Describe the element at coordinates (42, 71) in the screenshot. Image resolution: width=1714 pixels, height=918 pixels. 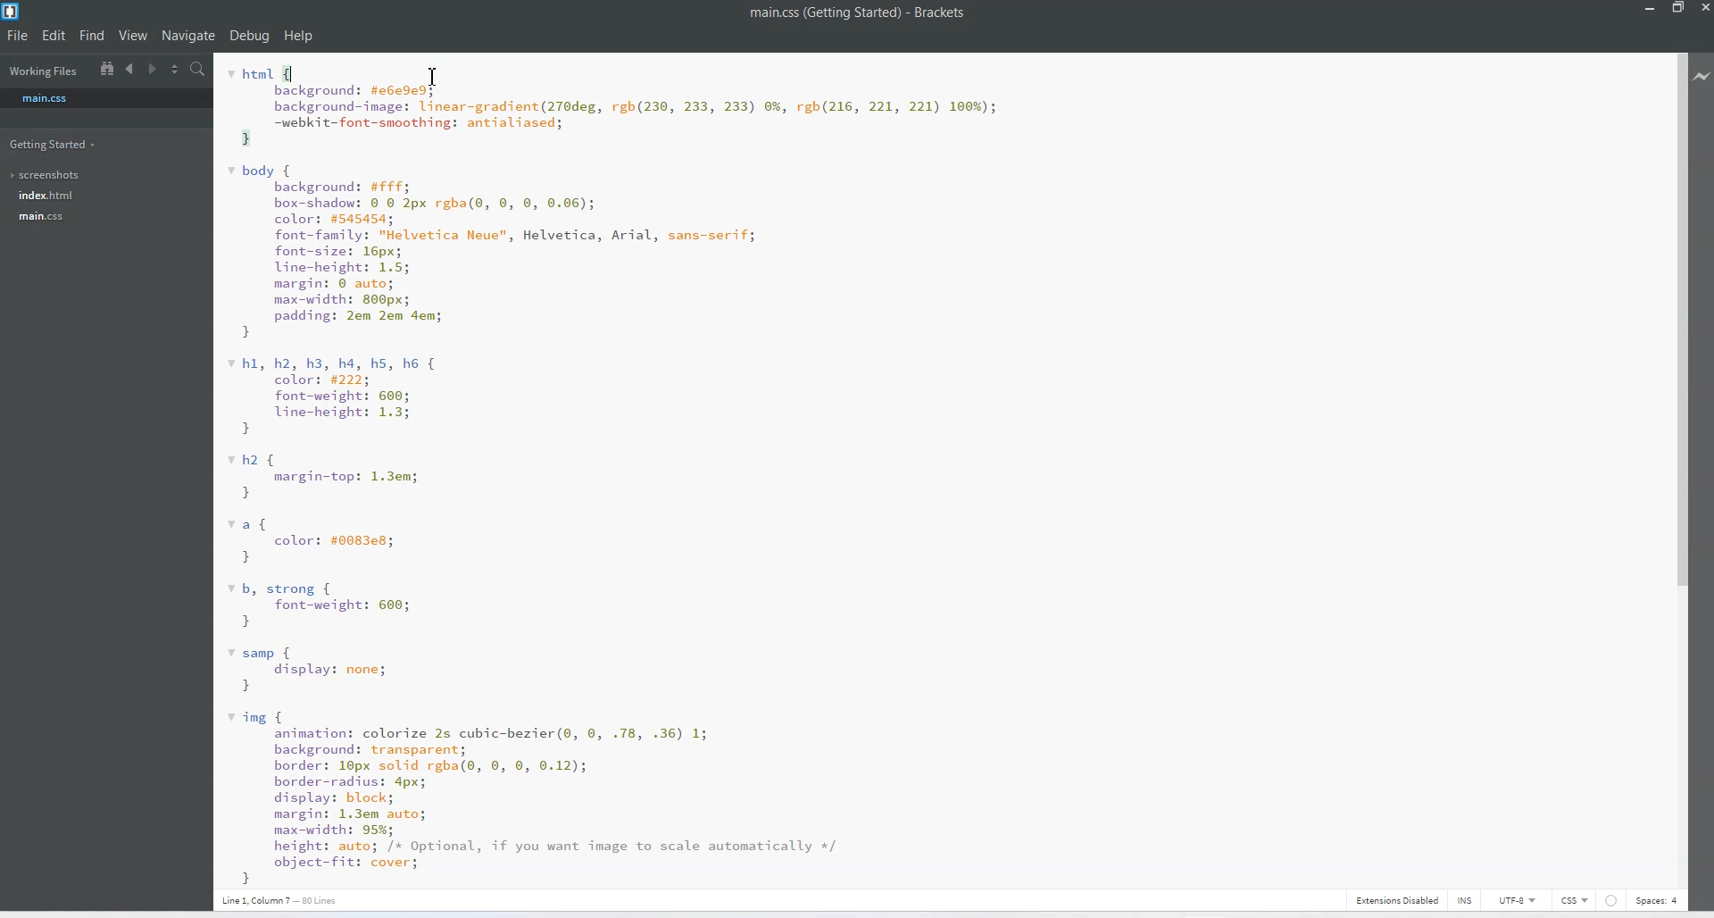
I see `Working Files` at that location.